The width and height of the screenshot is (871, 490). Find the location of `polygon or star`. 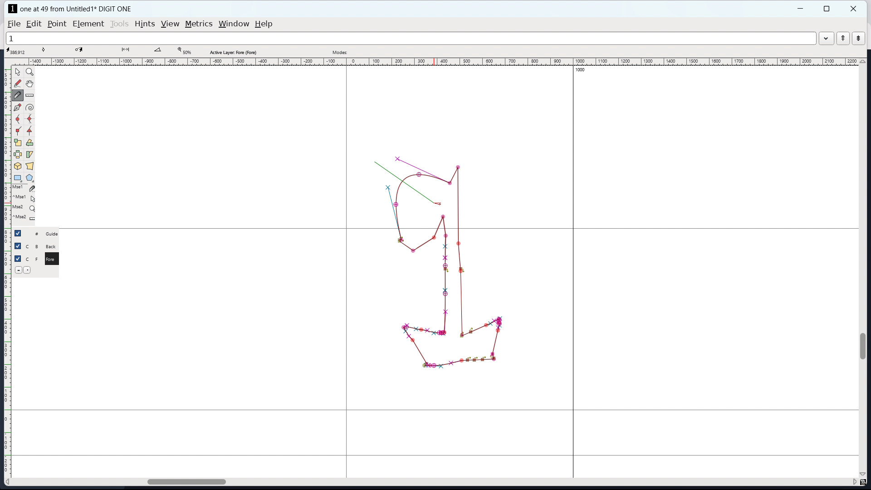

polygon or star is located at coordinates (29, 177).